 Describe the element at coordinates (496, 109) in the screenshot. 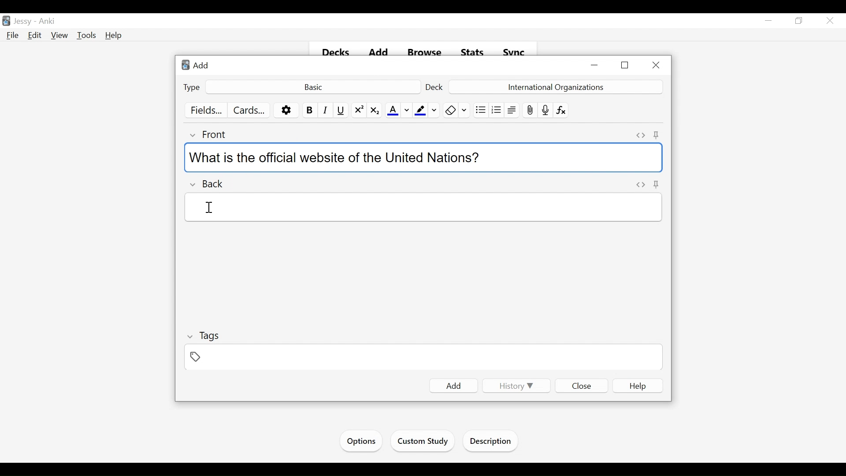

I see `Ordered list` at that location.